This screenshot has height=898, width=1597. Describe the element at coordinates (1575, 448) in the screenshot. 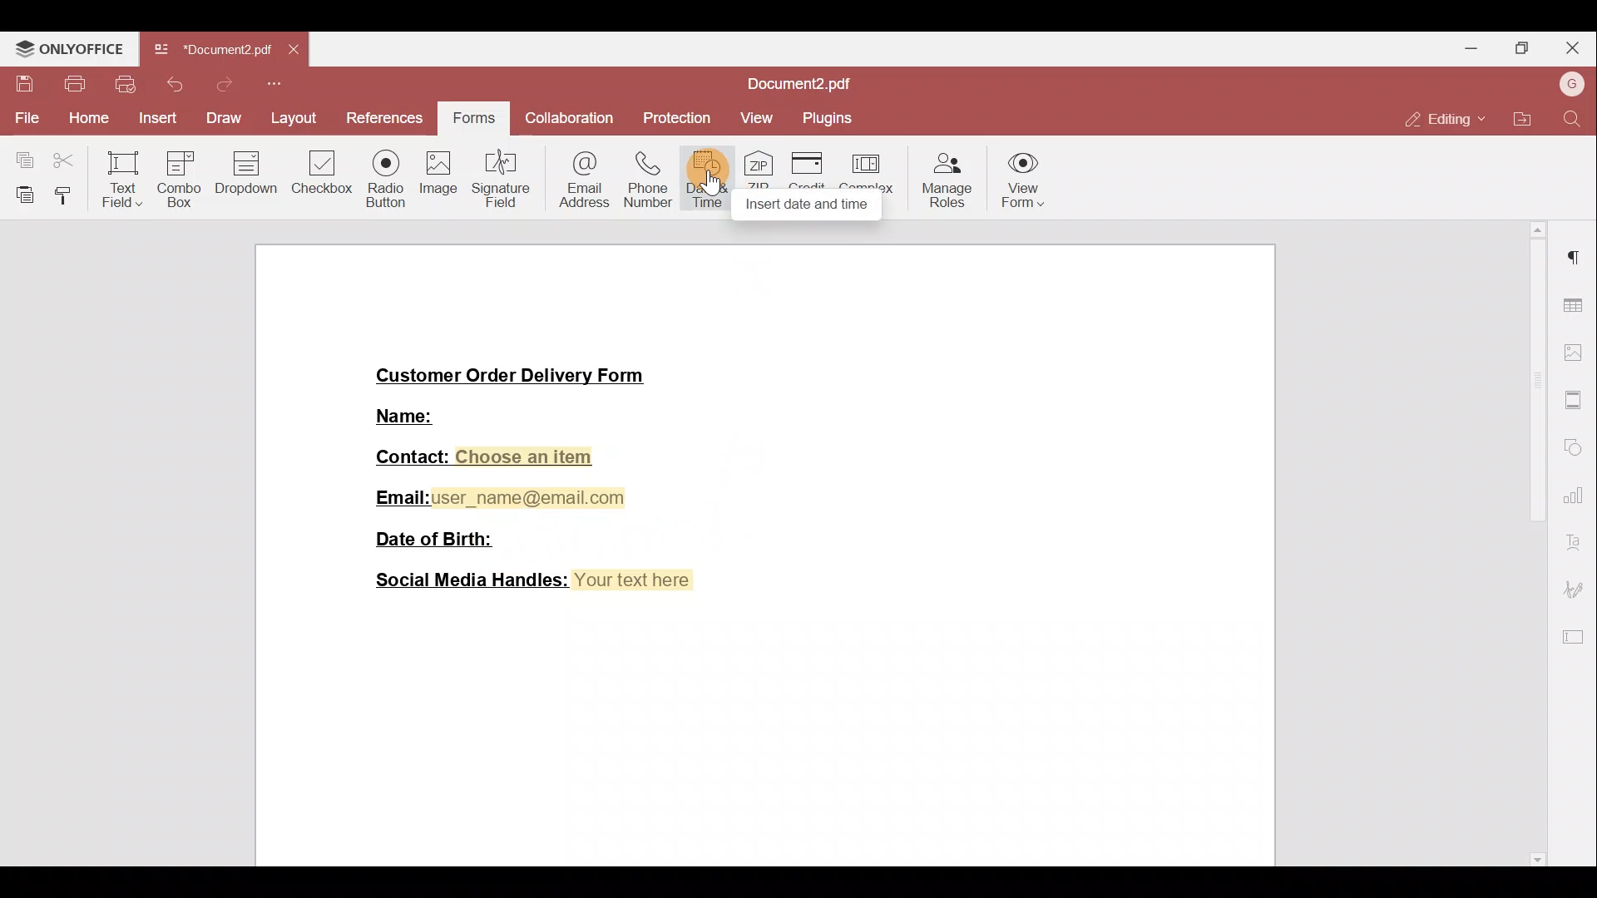

I see `Shapes settings` at that location.